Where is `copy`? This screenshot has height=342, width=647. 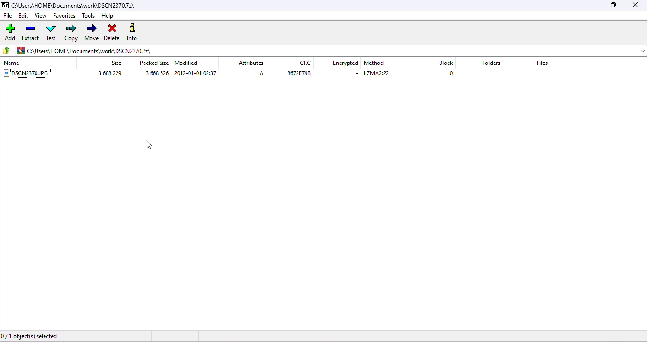
copy is located at coordinates (72, 32).